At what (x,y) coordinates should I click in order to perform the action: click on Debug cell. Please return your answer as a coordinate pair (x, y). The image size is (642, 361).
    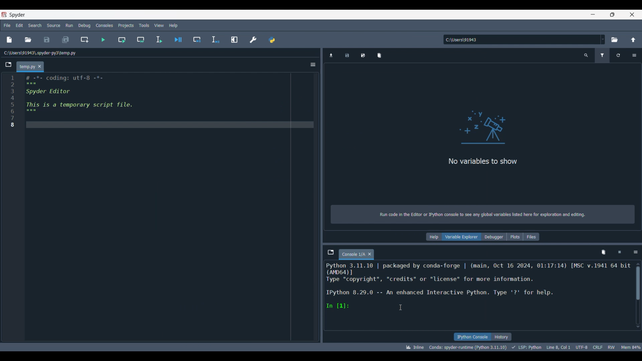
    Looking at the image, I should click on (197, 40).